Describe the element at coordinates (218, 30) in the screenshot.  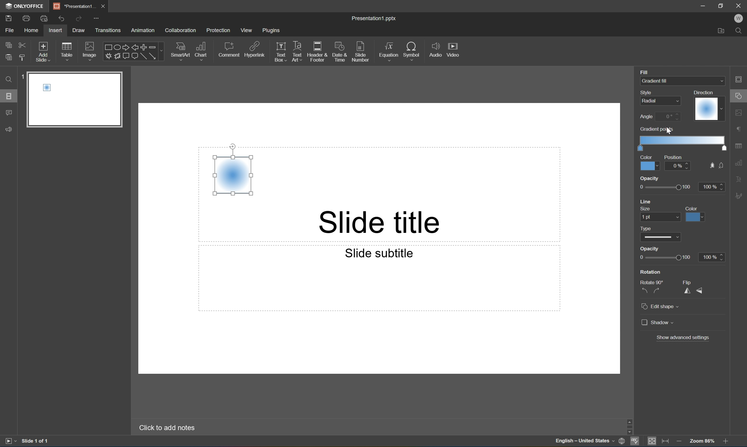
I see `Protection` at that location.